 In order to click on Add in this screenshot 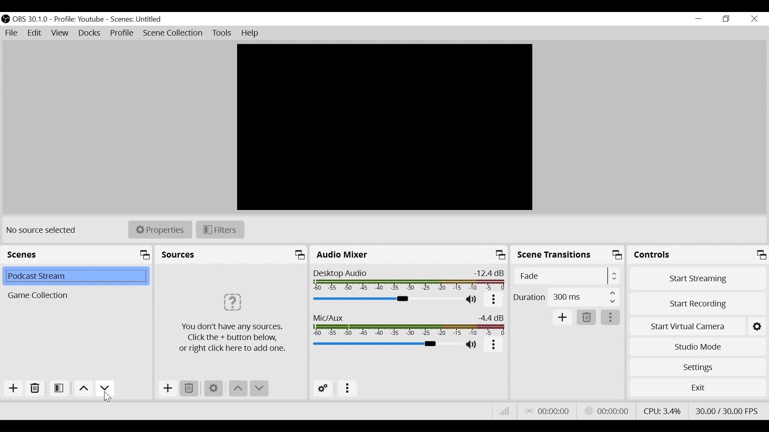, I will do `click(166, 388)`.